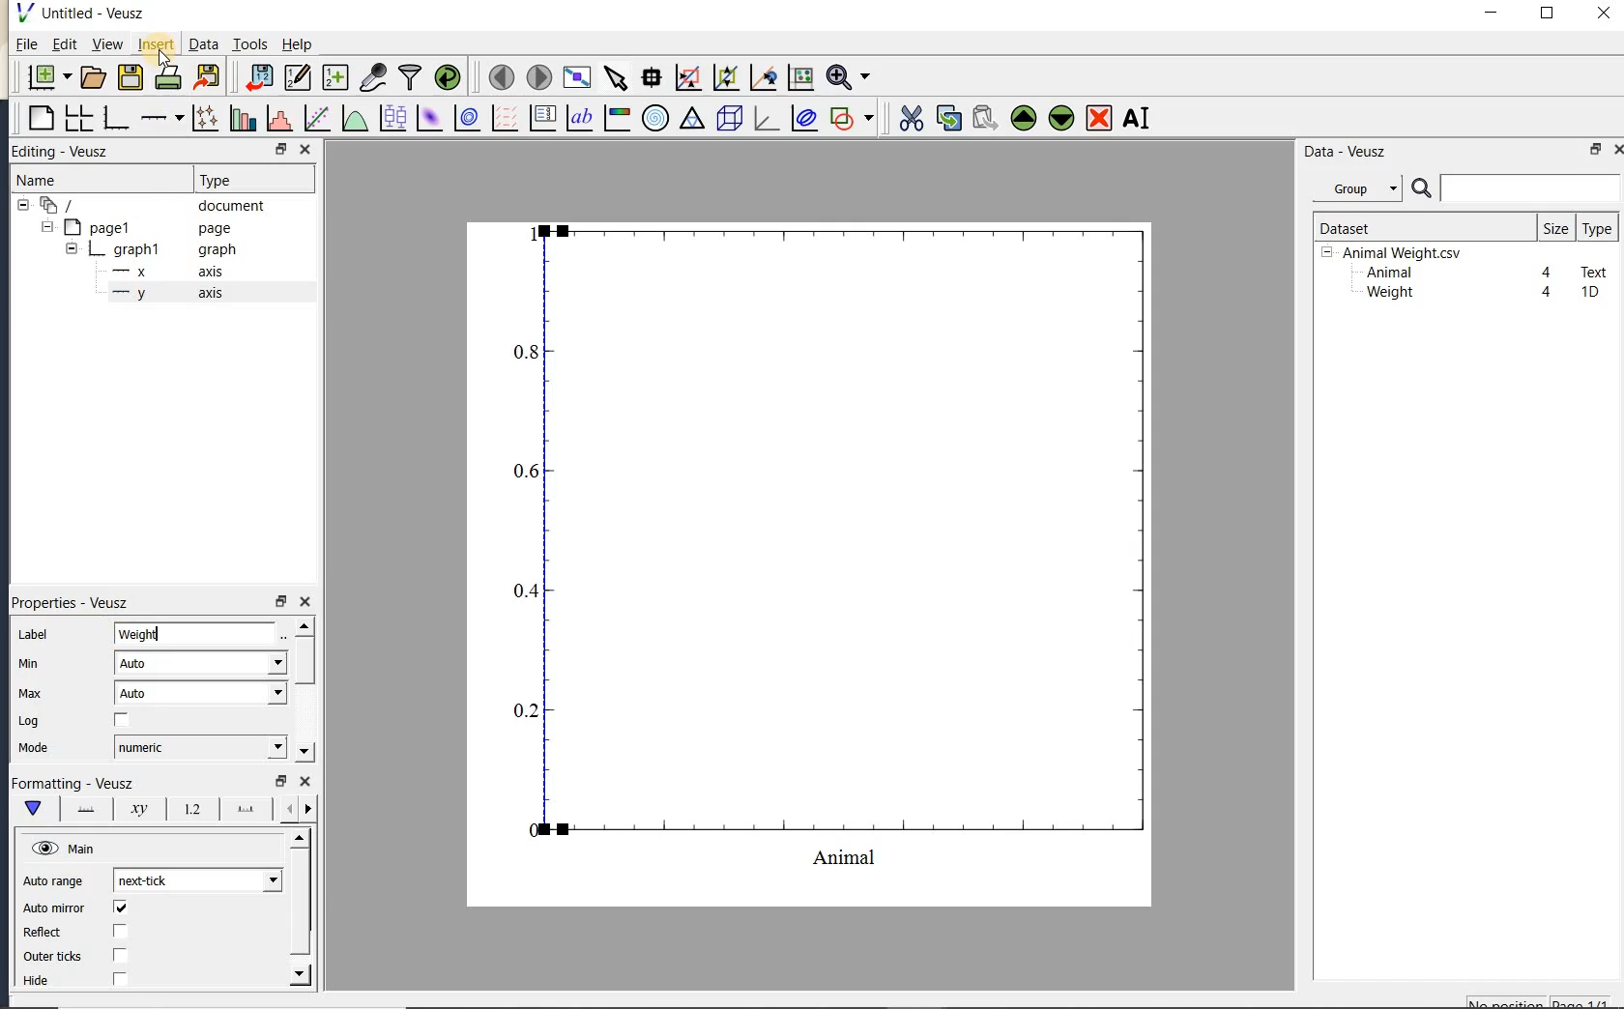  Describe the element at coordinates (764, 118) in the screenshot. I see `3d graph` at that location.